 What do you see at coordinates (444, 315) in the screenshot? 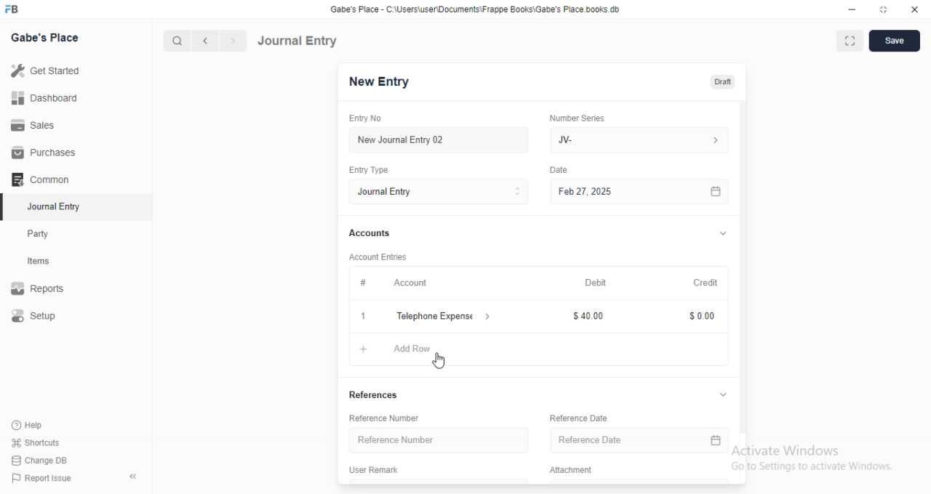
I see `Telephone Expense` at bounding box center [444, 315].